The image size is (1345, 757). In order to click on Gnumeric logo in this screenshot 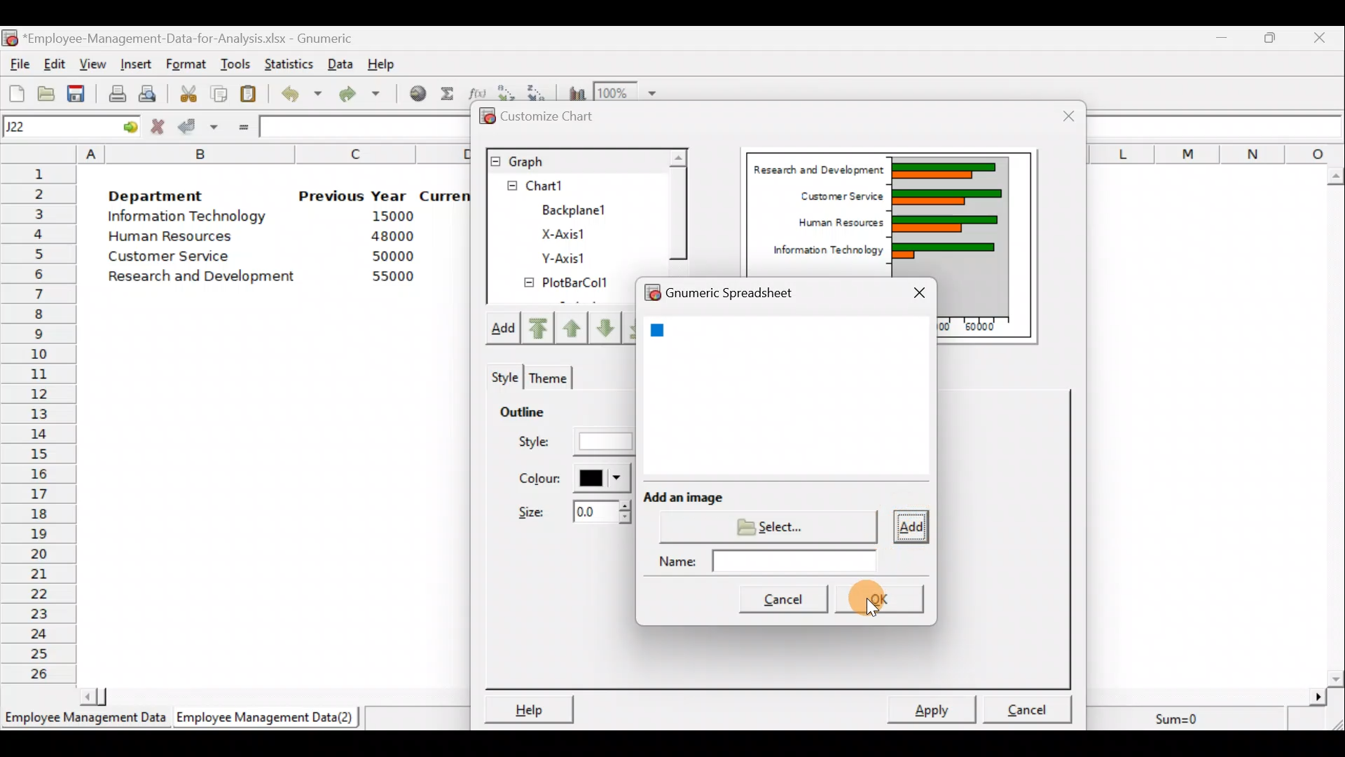, I will do `click(11, 38)`.